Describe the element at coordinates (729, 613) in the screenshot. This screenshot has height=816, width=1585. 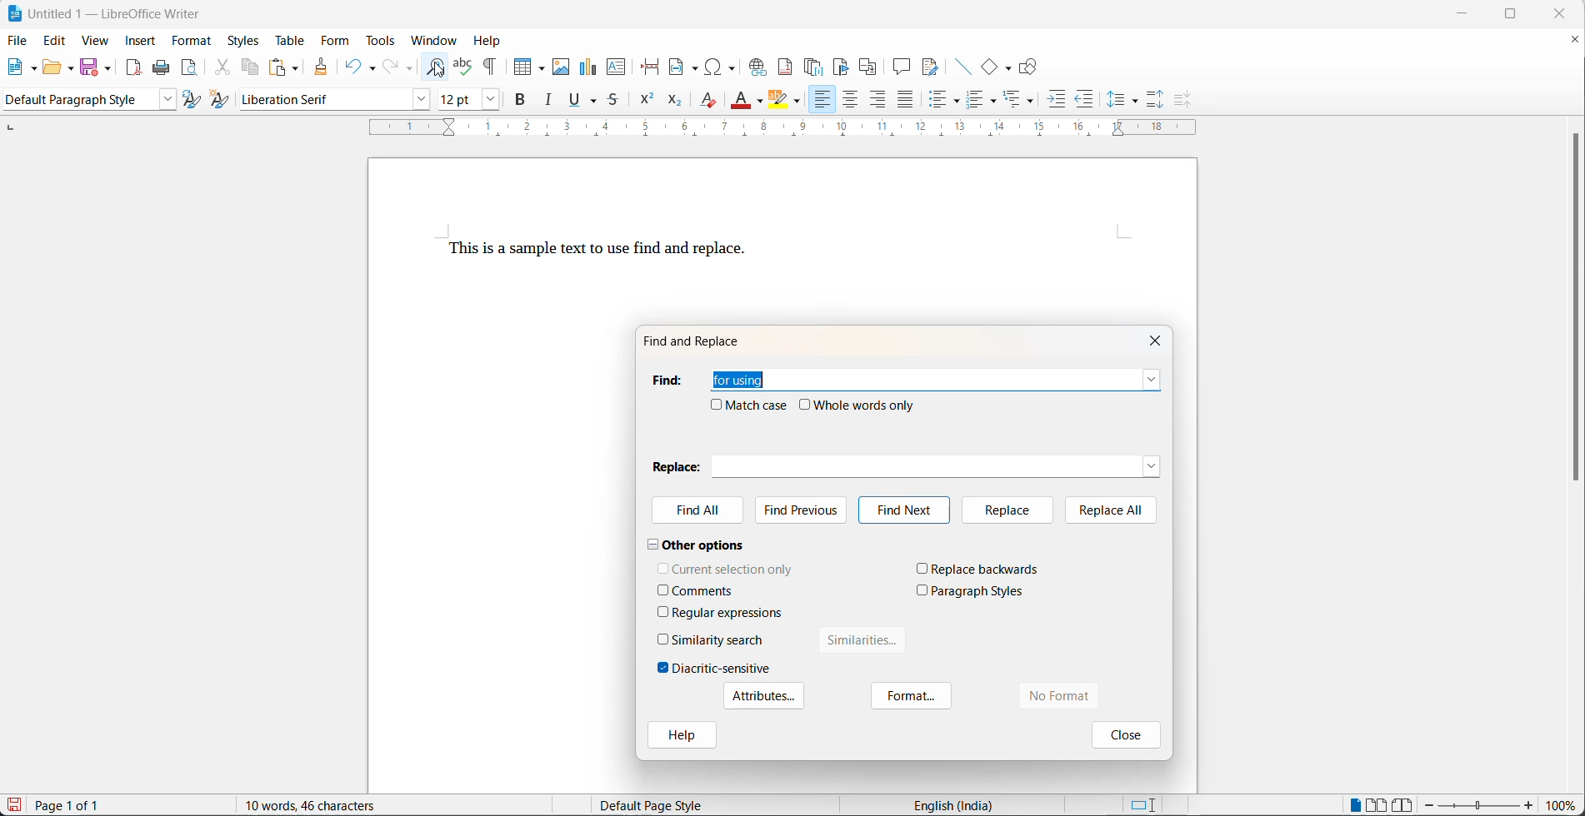
I see `regular expressions` at that location.